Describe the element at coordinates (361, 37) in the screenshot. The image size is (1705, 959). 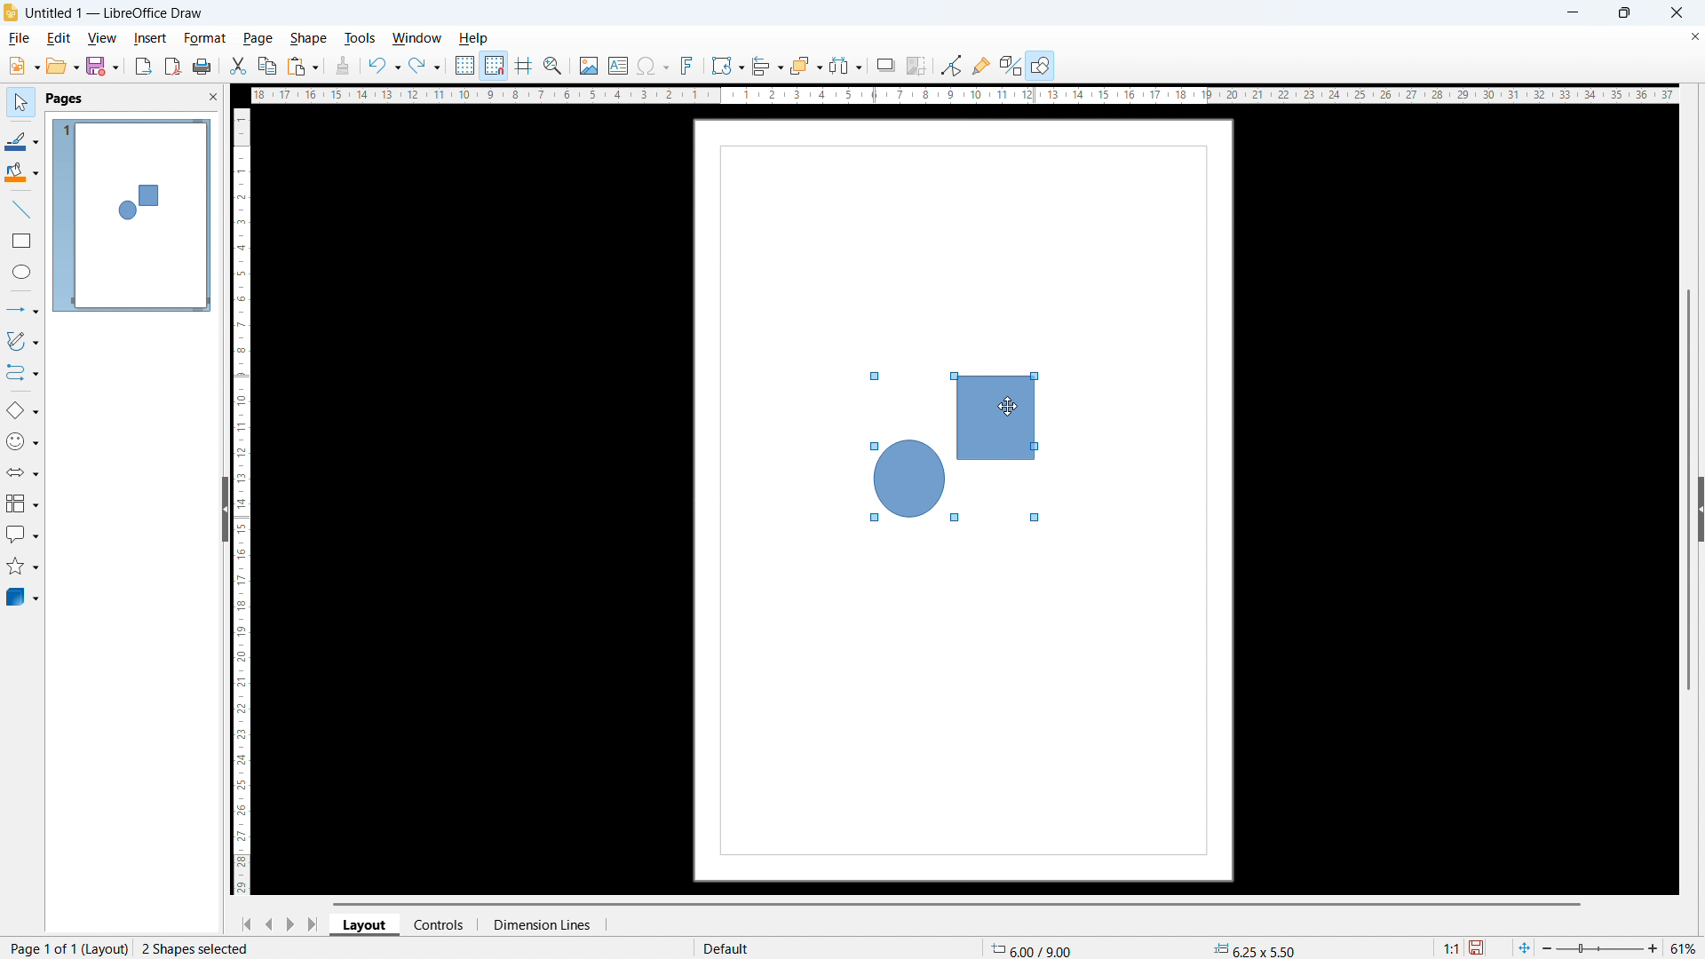
I see `tools` at that location.